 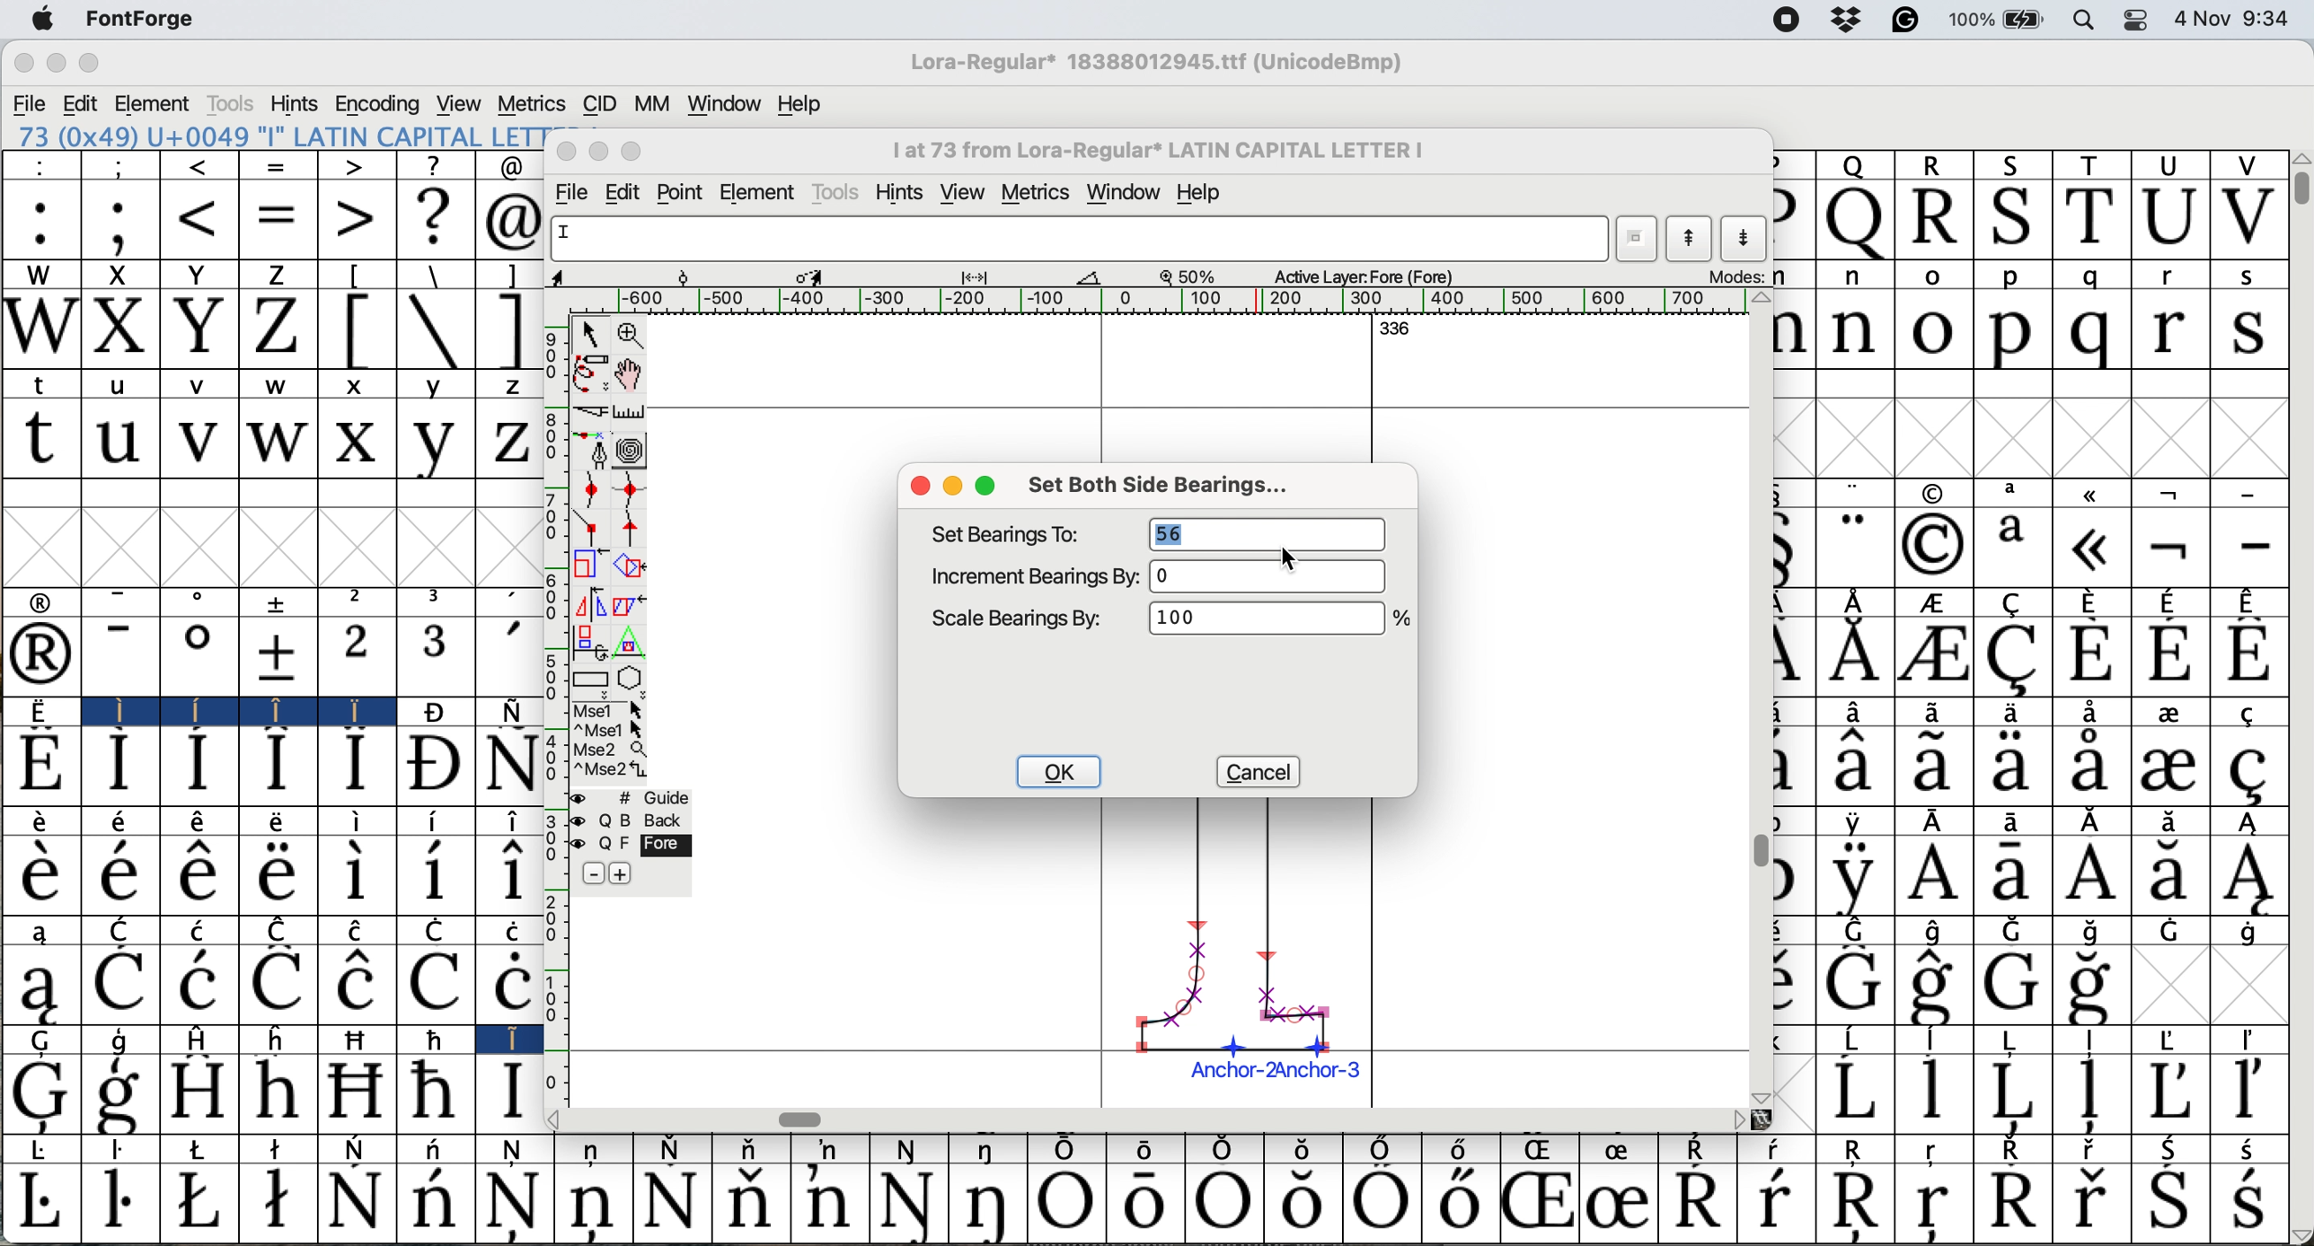 What do you see at coordinates (508, 983) in the screenshot?
I see `Symbol` at bounding box center [508, 983].